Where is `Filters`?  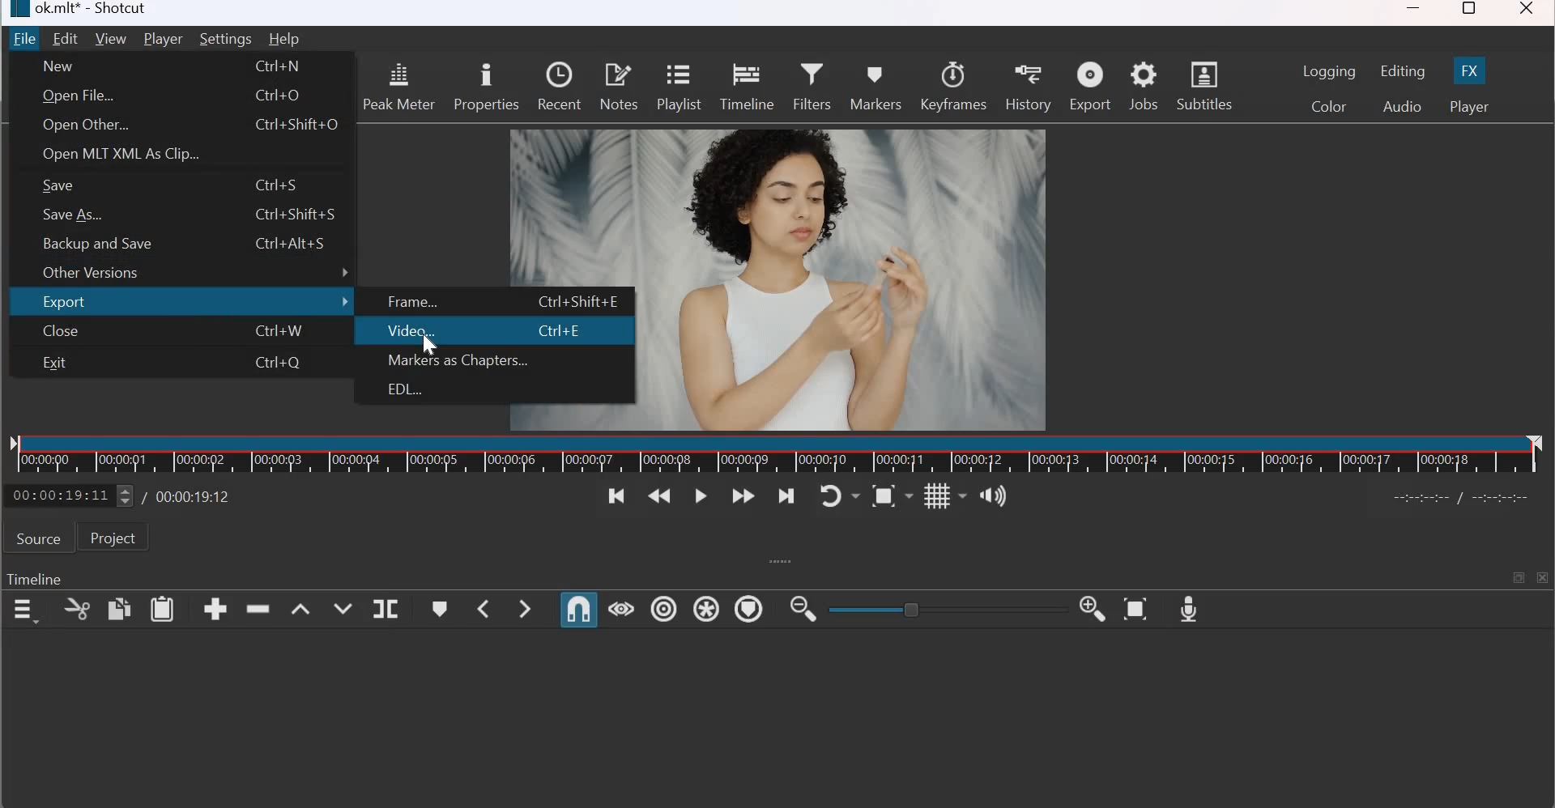
Filters is located at coordinates (812, 84).